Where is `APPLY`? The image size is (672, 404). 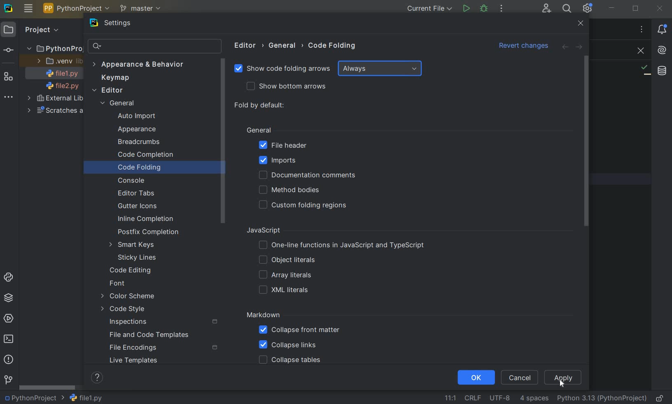
APPLY is located at coordinates (564, 377).